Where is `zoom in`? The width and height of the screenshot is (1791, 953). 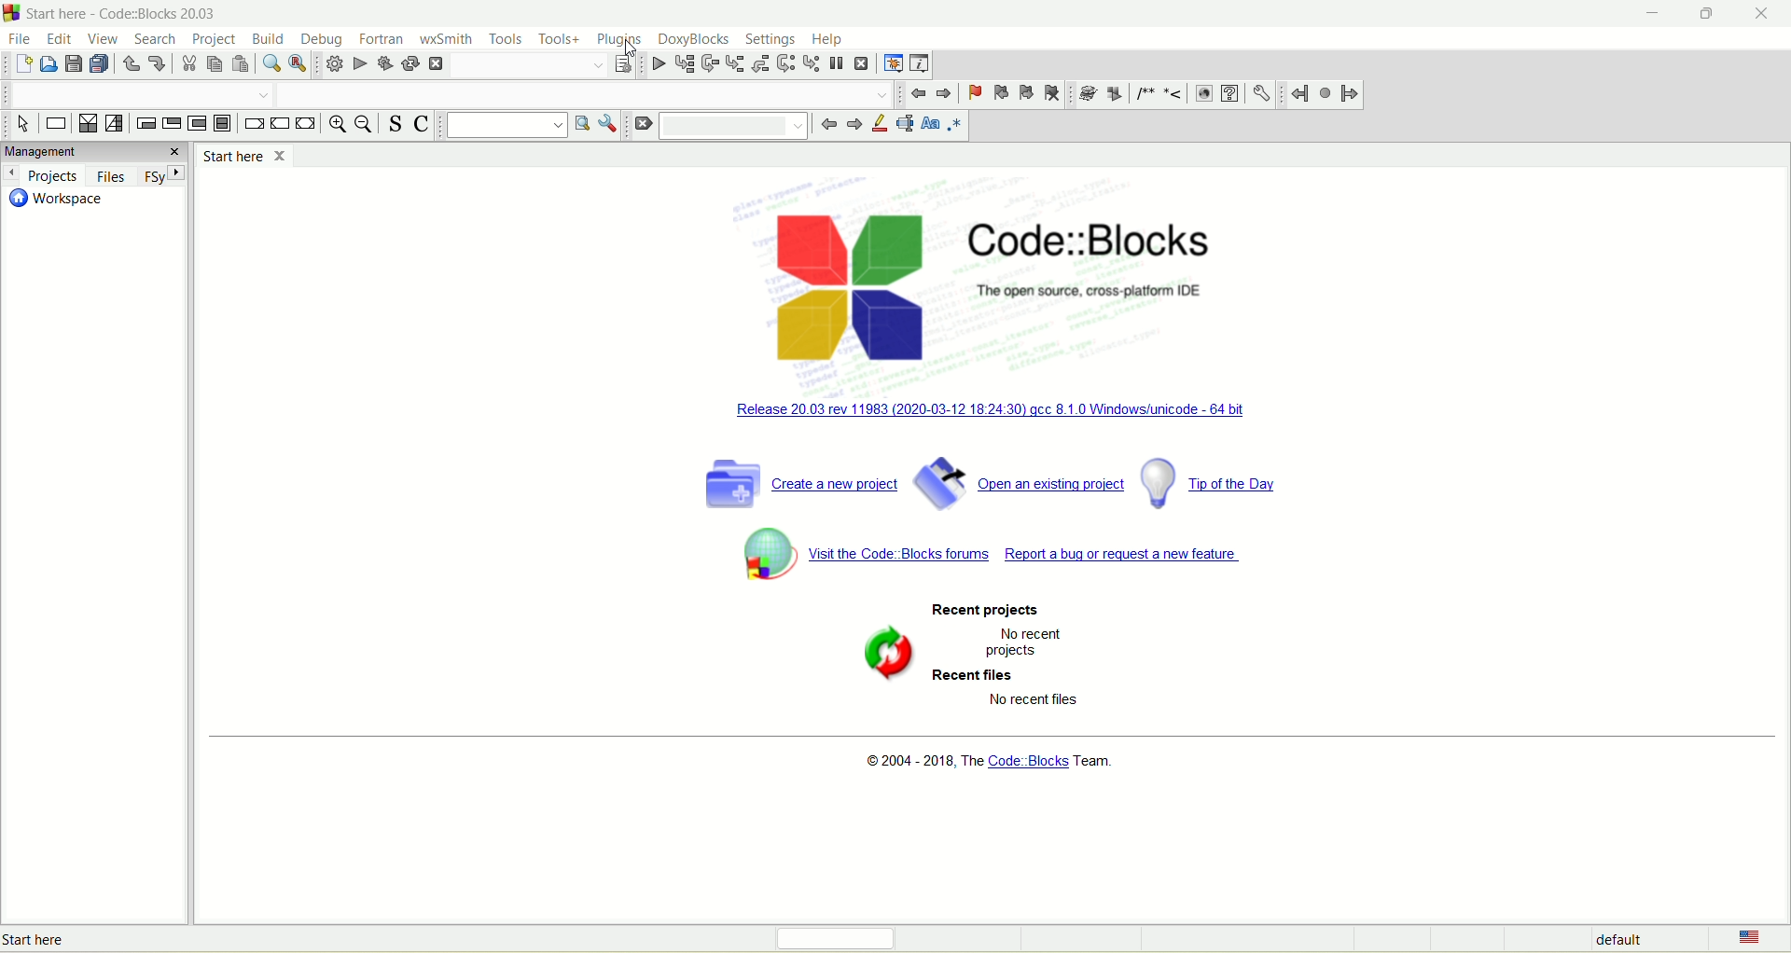 zoom in is located at coordinates (336, 124).